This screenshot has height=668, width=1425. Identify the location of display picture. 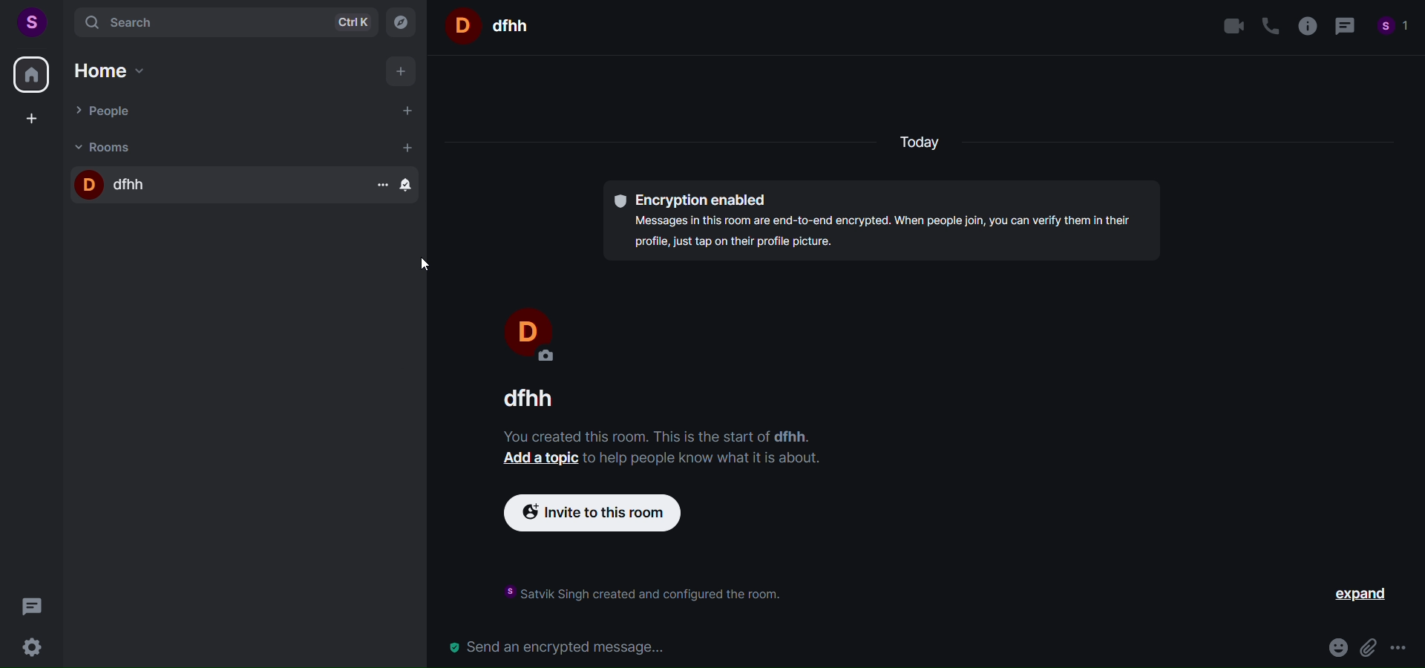
(525, 331).